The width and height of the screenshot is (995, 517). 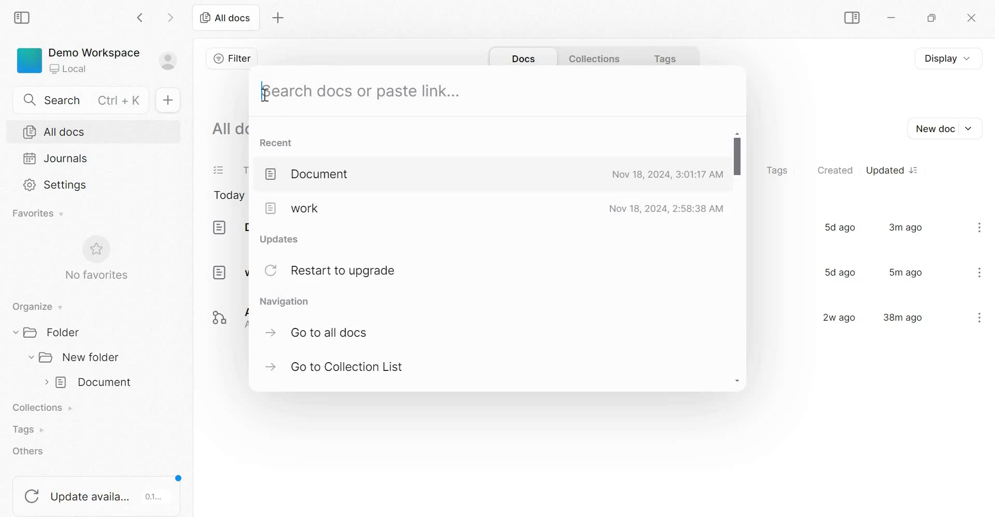 I want to click on restart to upgrade, so click(x=336, y=271).